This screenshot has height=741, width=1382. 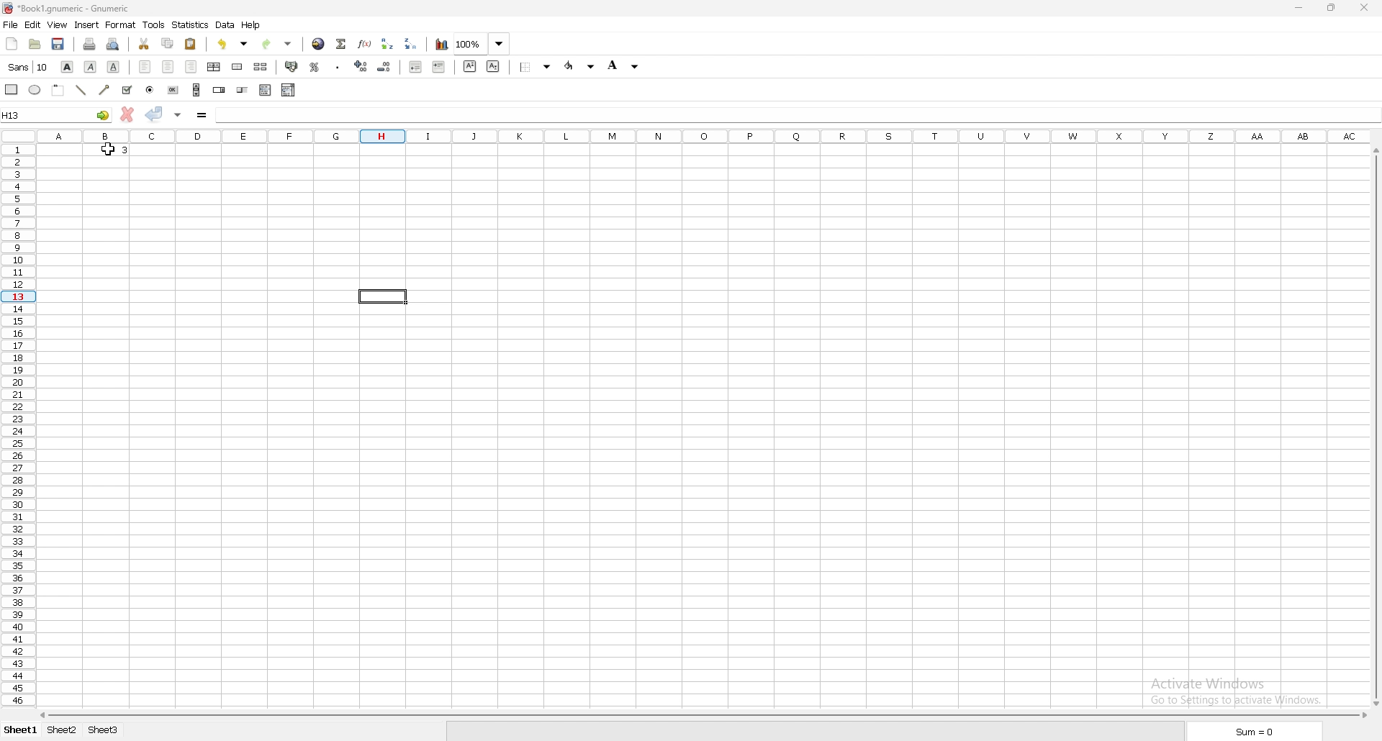 I want to click on rectangle, so click(x=12, y=89).